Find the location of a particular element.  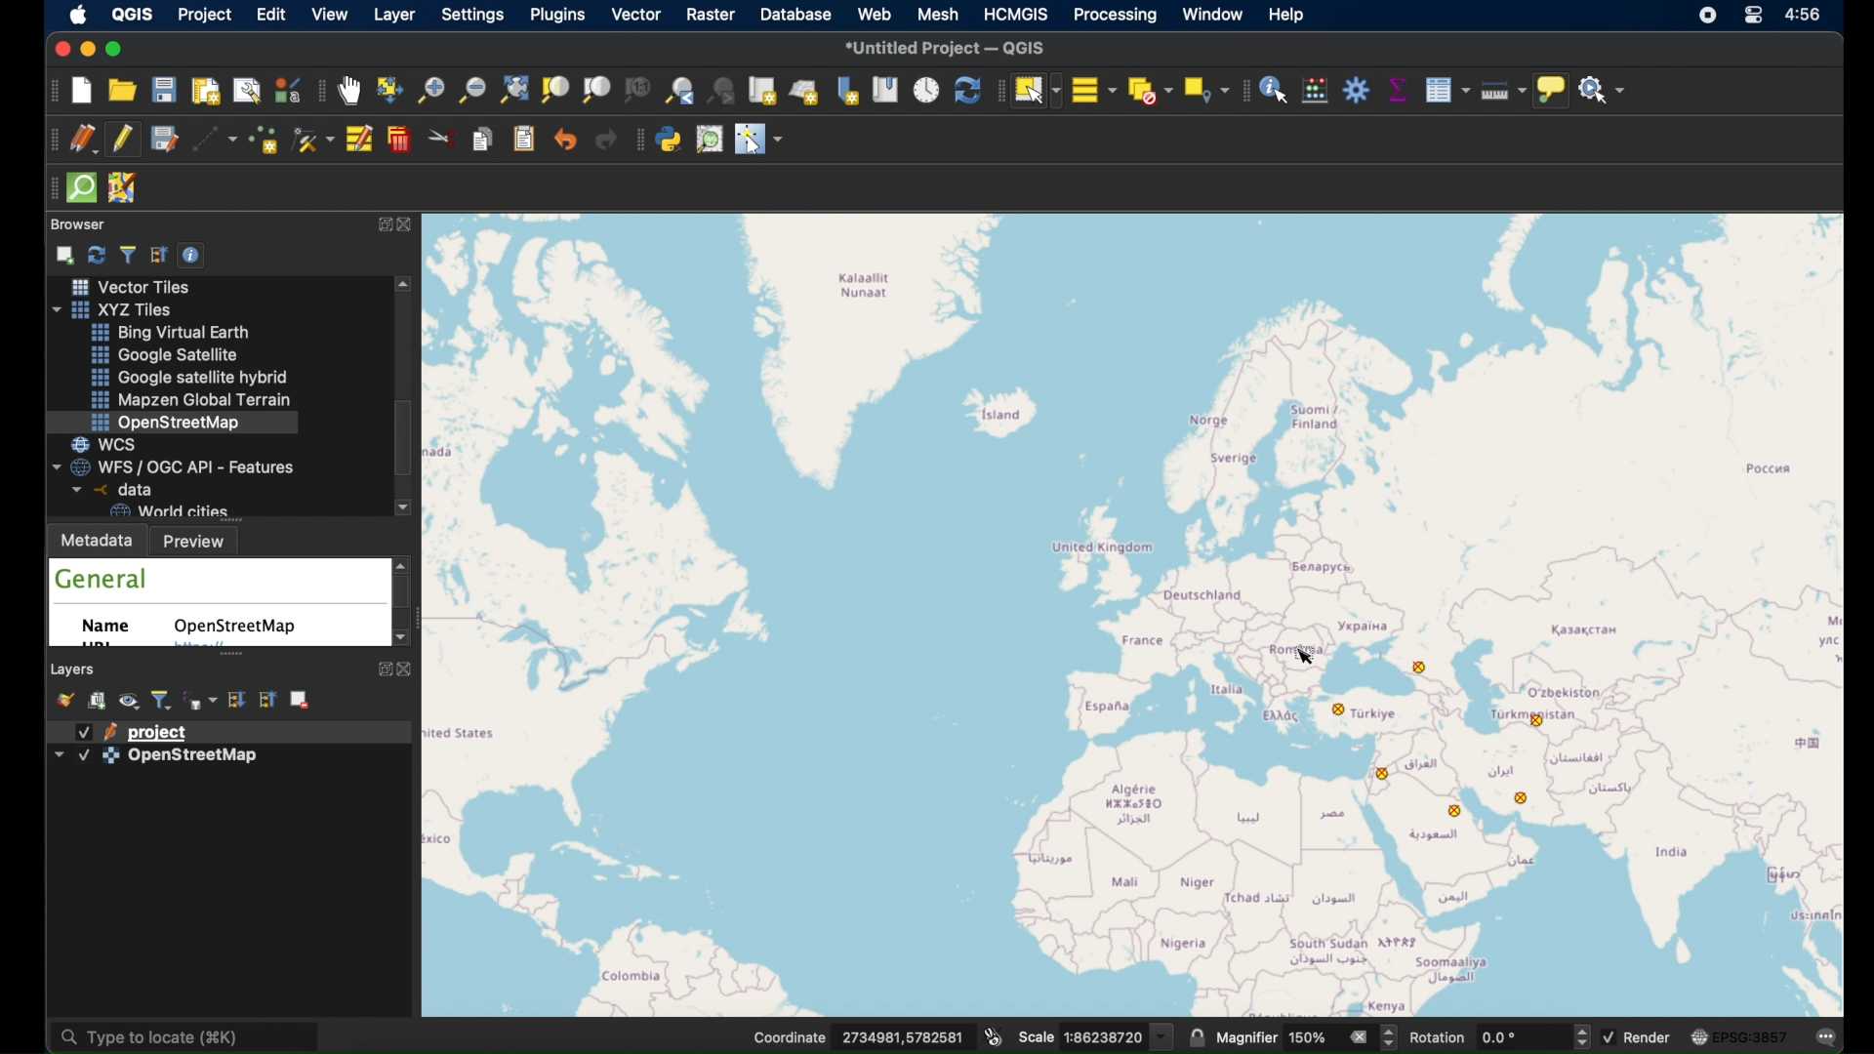

temporal controller panel is located at coordinates (926, 89).